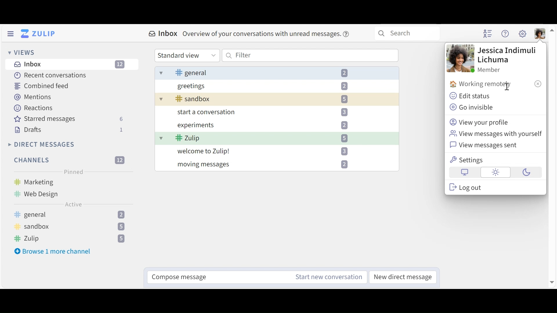 Image resolution: width=557 pixels, height=313 pixels. Describe the element at coordinates (32, 97) in the screenshot. I see `Mentions` at that location.